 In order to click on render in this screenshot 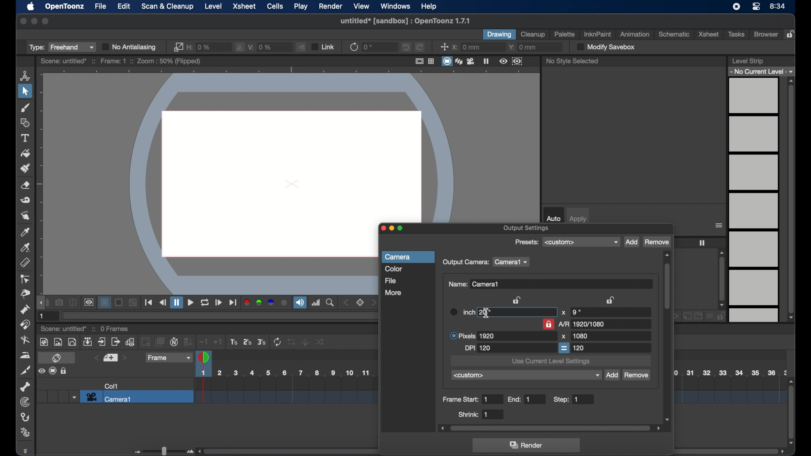, I will do `click(528, 445)`.